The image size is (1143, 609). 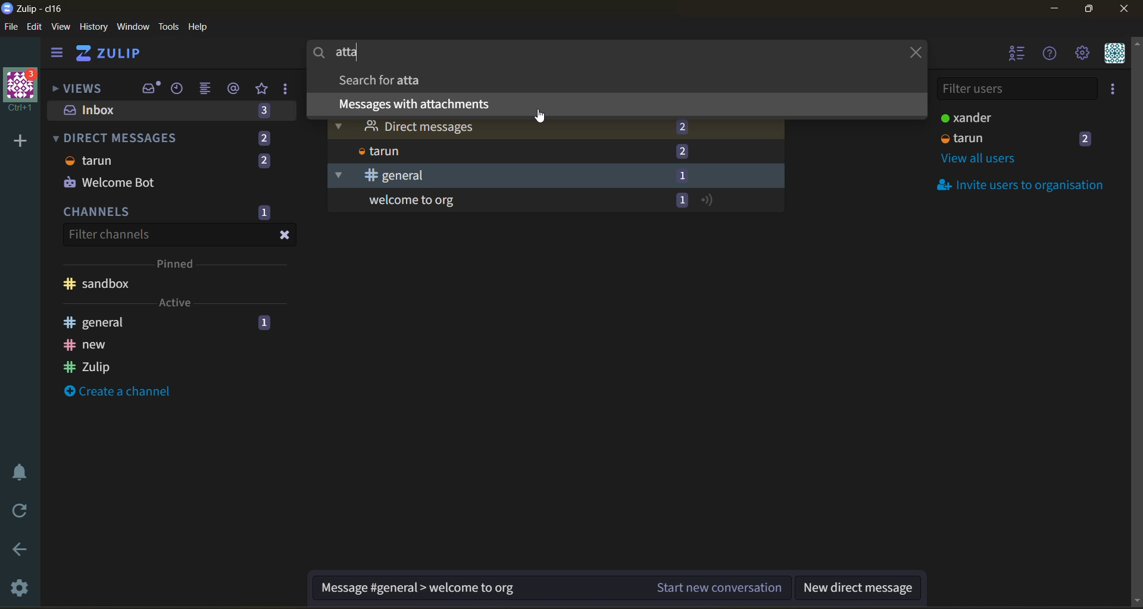 What do you see at coordinates (117, 137) in the screenshot?
I see `DIRECT MESSAGES` at bounding box center [117, 137].